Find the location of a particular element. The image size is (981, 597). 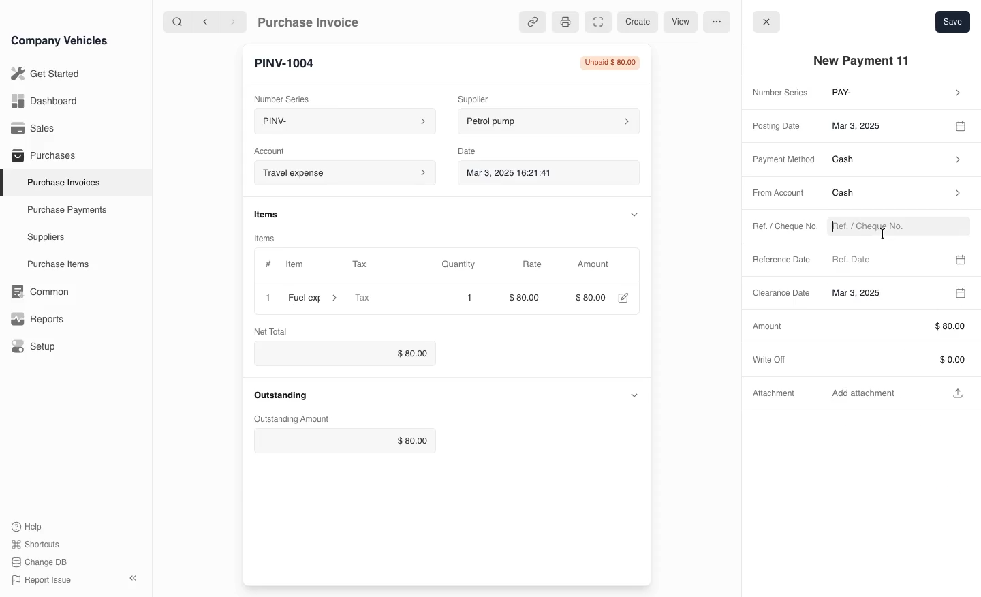

New Payment 11 is located at coordinates (865, 61).